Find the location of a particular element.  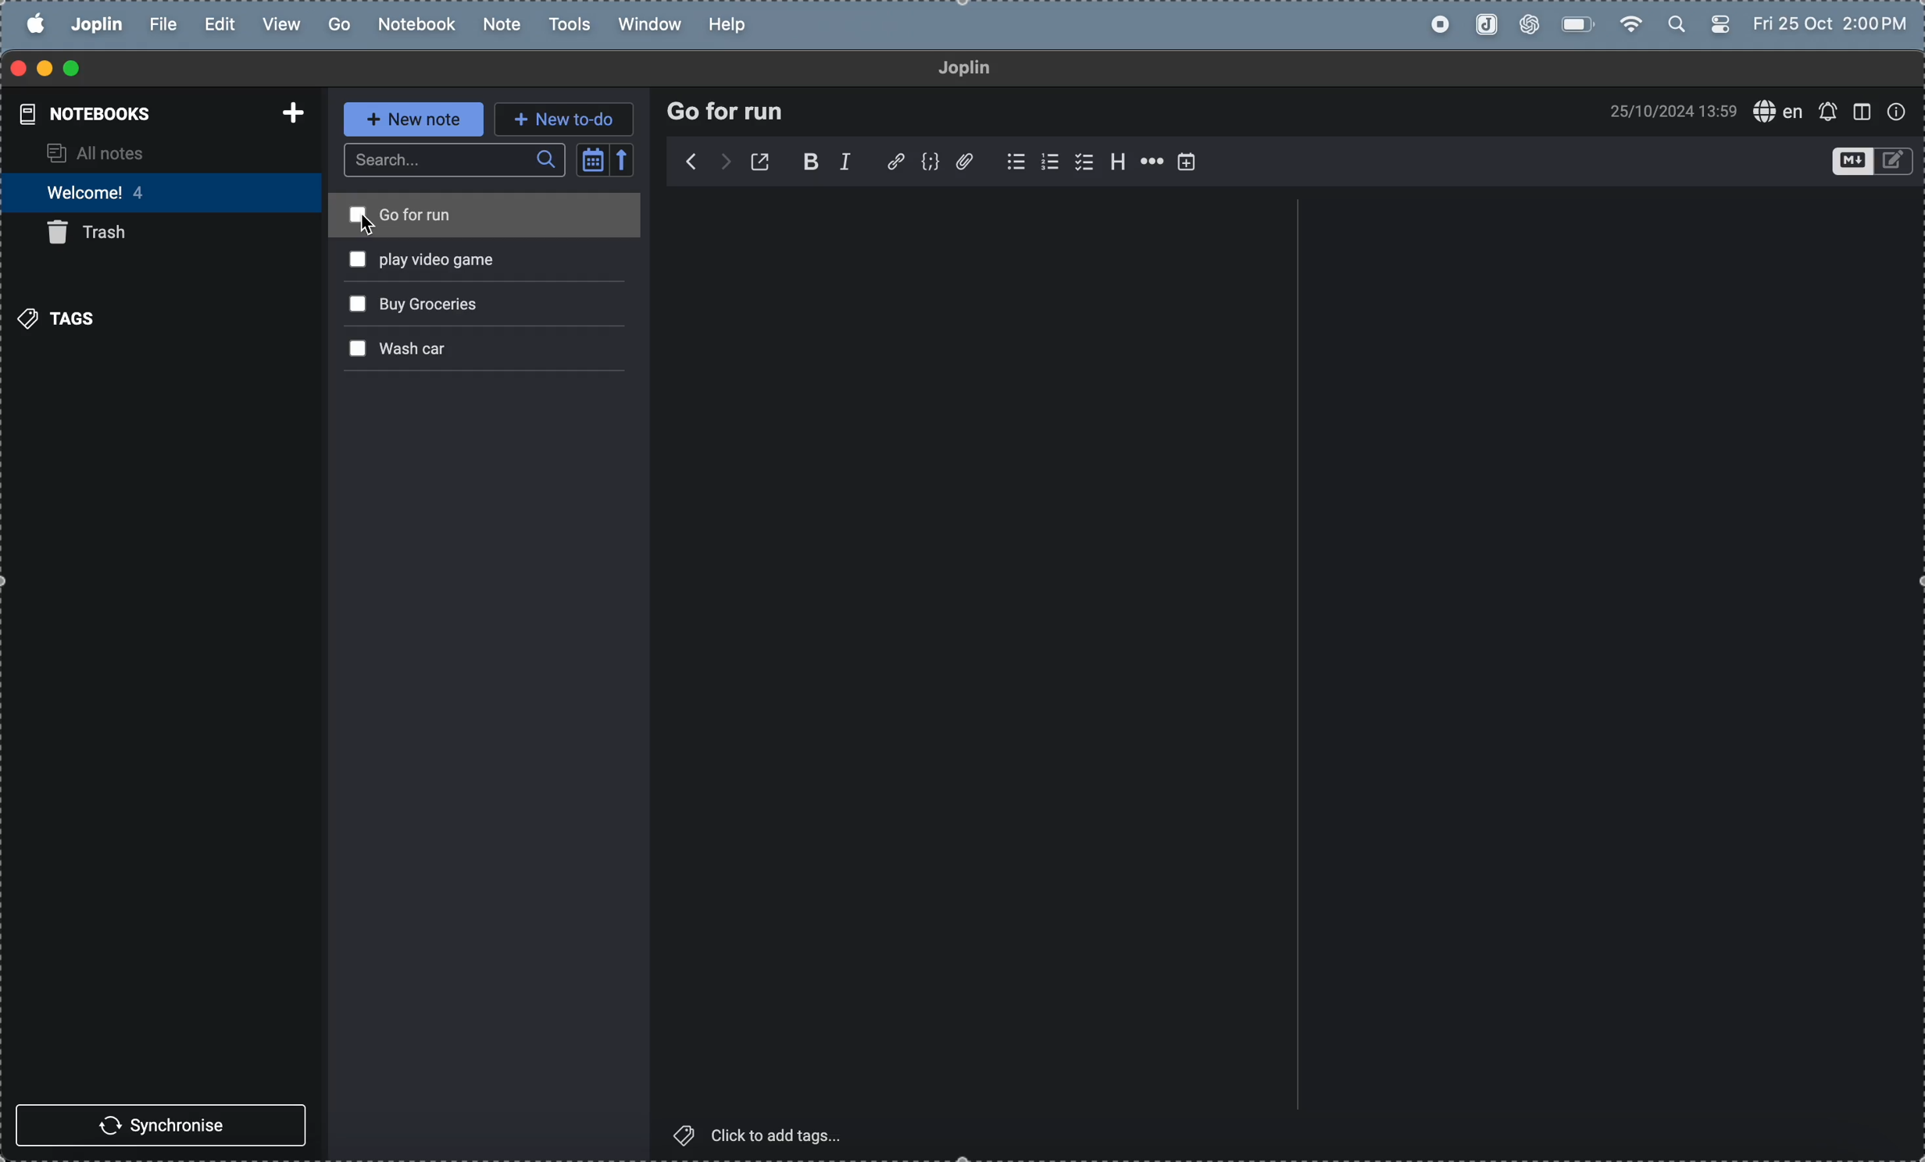

window is located at coordinates (652, 23).